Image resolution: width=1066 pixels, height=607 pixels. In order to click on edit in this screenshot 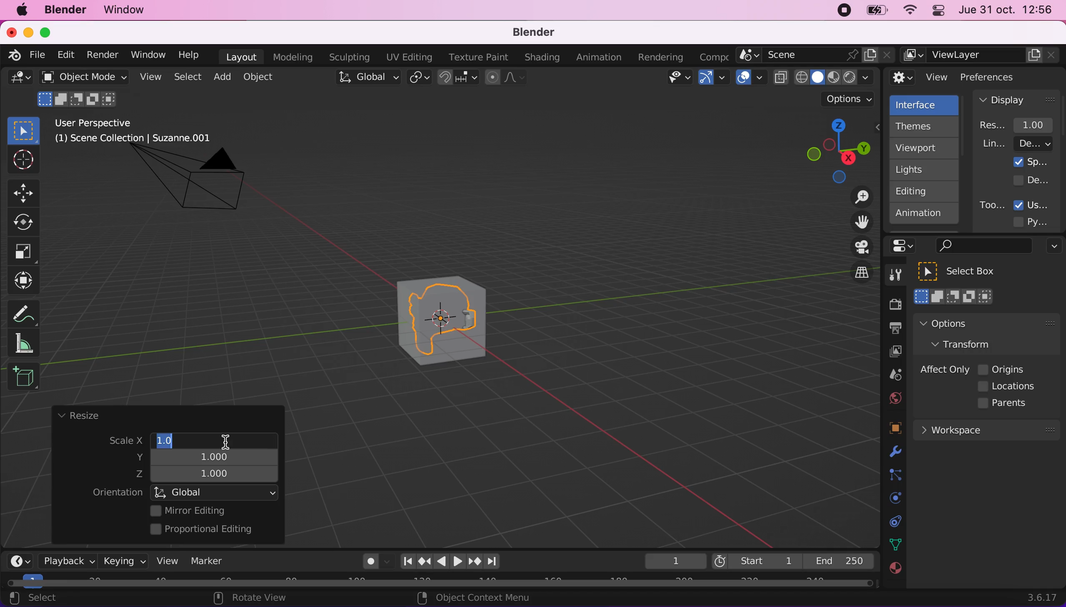, I will do `click(63, 55)`.